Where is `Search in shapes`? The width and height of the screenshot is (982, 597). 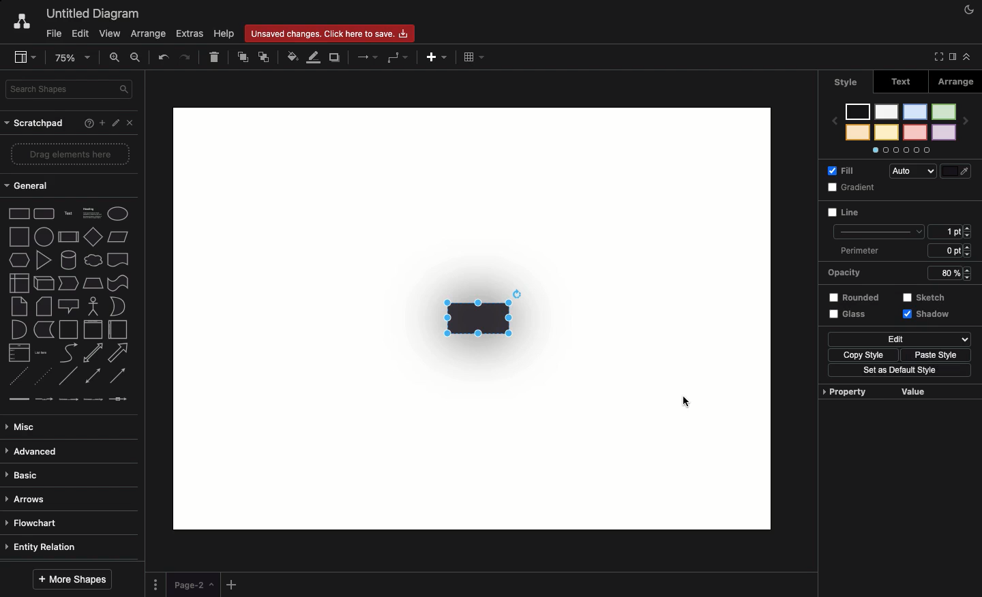
Search in shapes is located at coordinates (72, 89).